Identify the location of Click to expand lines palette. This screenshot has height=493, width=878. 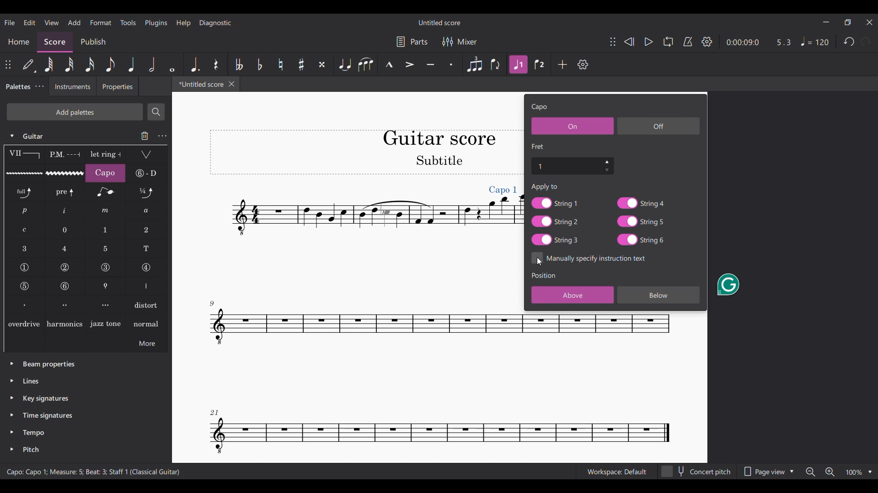
(11, 381).